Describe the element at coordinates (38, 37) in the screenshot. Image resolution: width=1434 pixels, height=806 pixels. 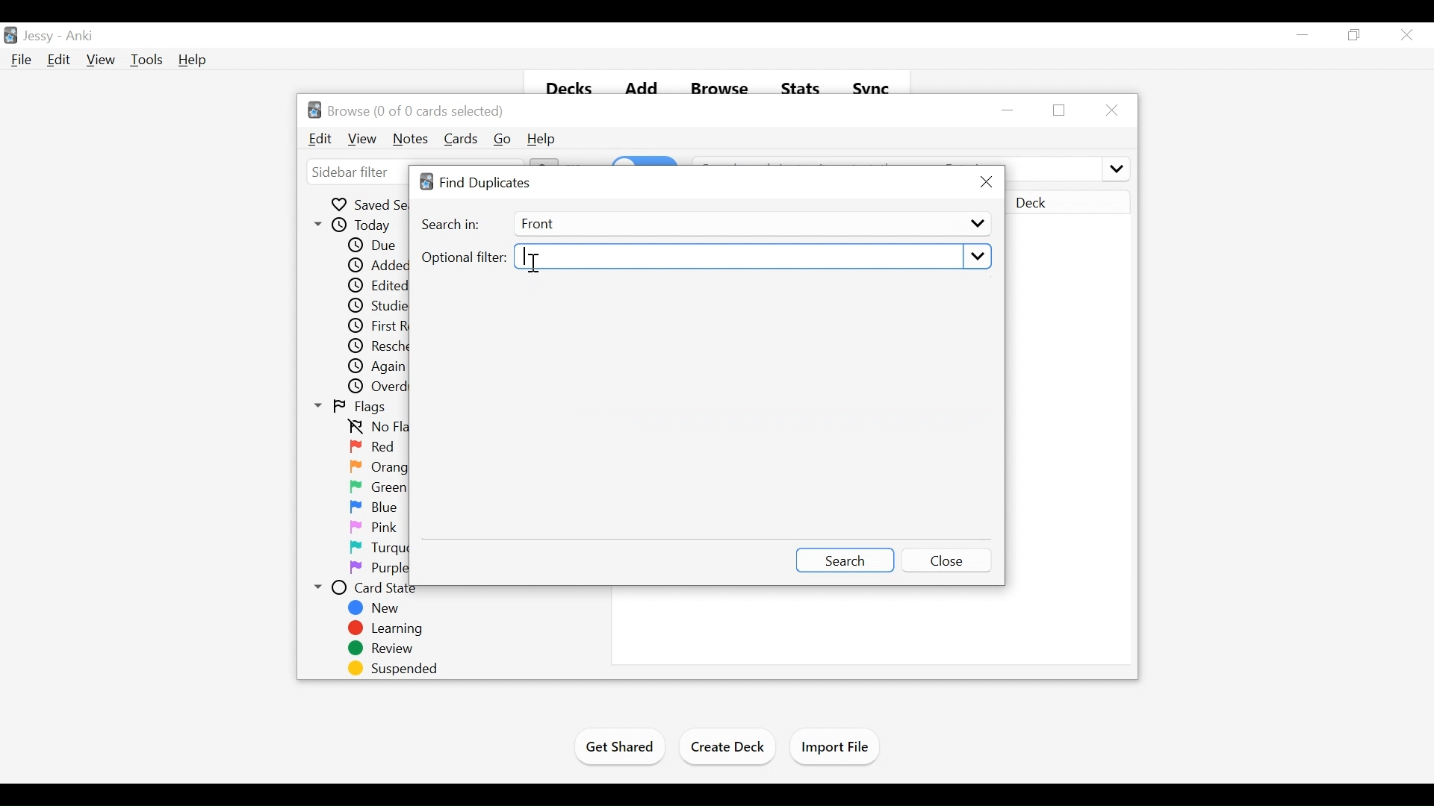
I see `User Profile` at that location.